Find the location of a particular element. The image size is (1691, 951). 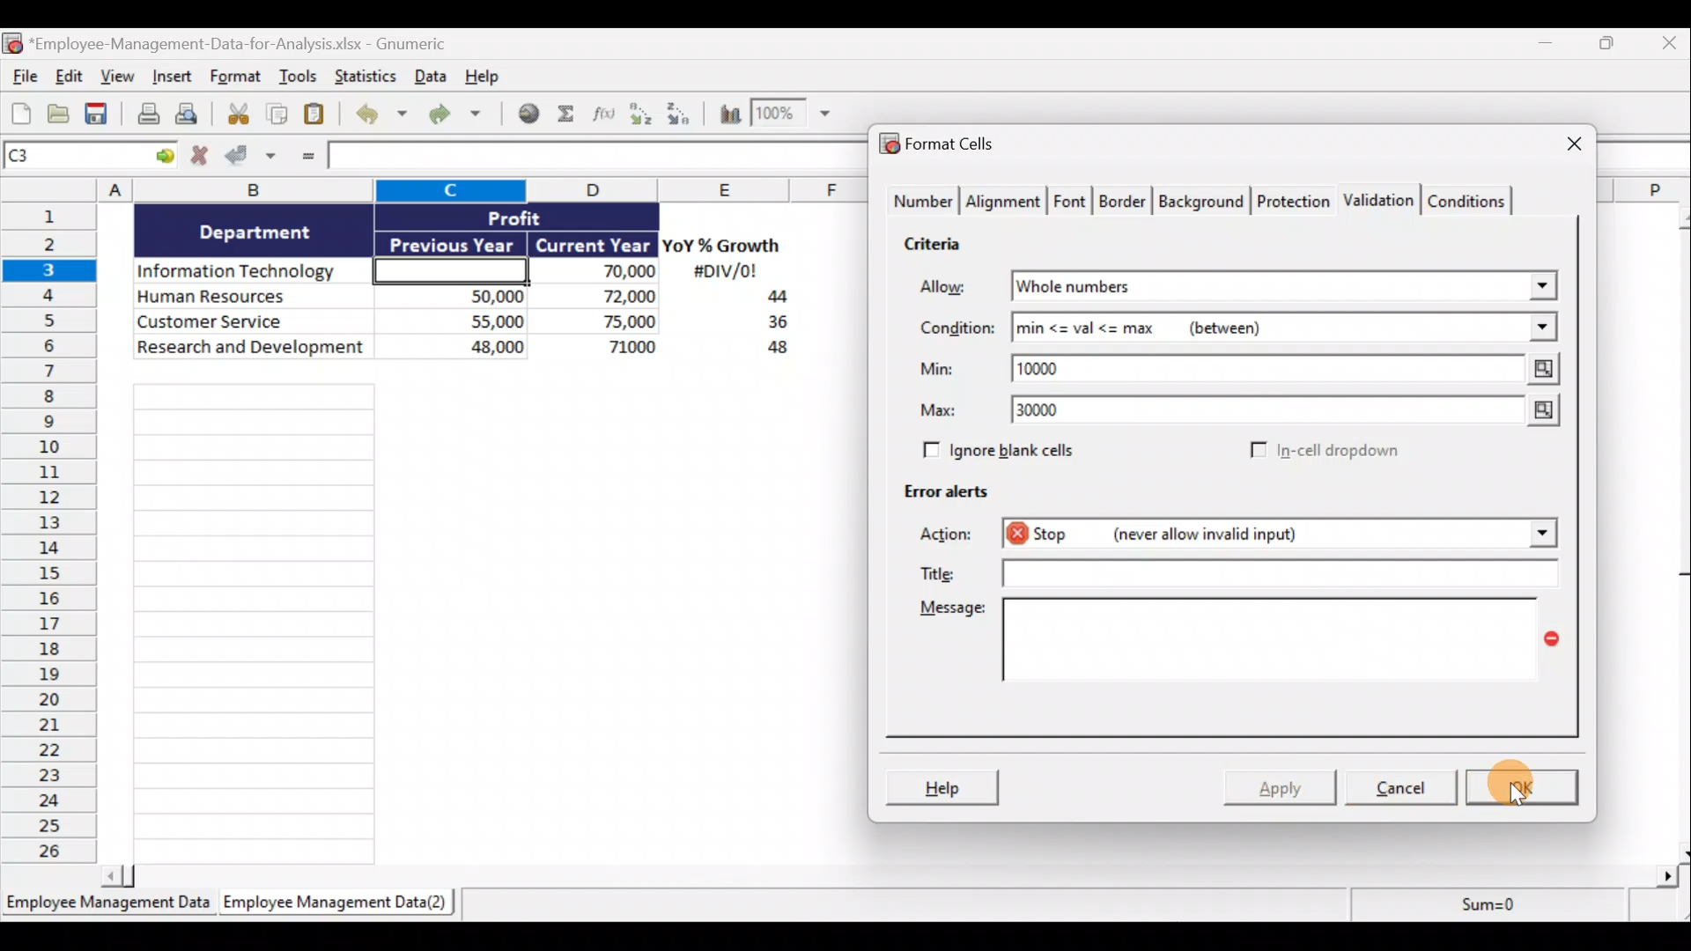

YoY% Growth is located at coordinates (722, 247).